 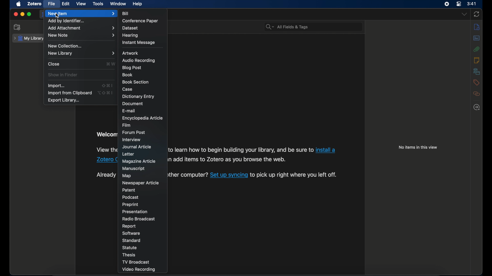 I want to click on control center, so click(x=458, y=4).